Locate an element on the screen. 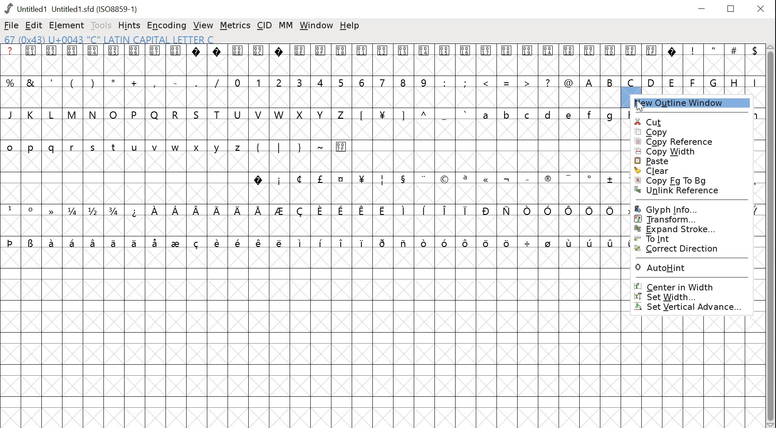 Image resolution: width=776 pixels, height=428 pixels. 67 (0x43) U+0043 "C" LATIN CAPITAL LETTER C is located at coordinates (111, 40).